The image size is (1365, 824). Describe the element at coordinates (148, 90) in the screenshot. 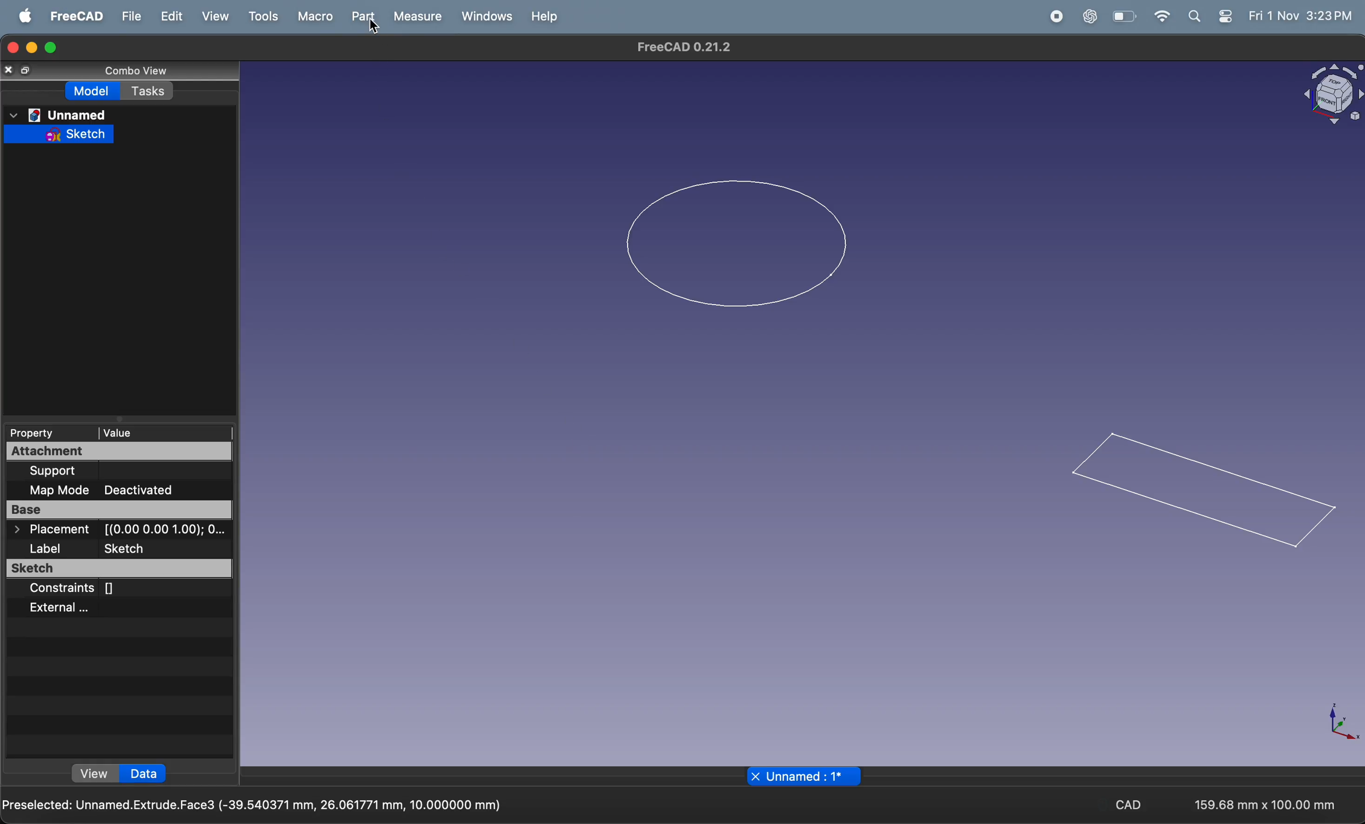

I see `Tasks` at that location.